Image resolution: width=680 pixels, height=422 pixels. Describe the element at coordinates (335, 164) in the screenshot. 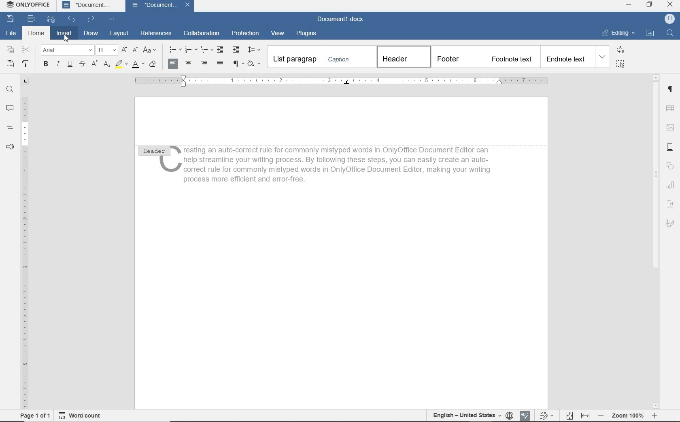

I see `, reating an auto-correct rule for commonly mistyped words in OnlyOffice Document Editor can
help streamline your writing process. By following these steps, you can easily create an auto-

correct rule for commonly mistyped words in OnlyOffice Document Editor, making your writing
process more efficient and error-free |` at that location.